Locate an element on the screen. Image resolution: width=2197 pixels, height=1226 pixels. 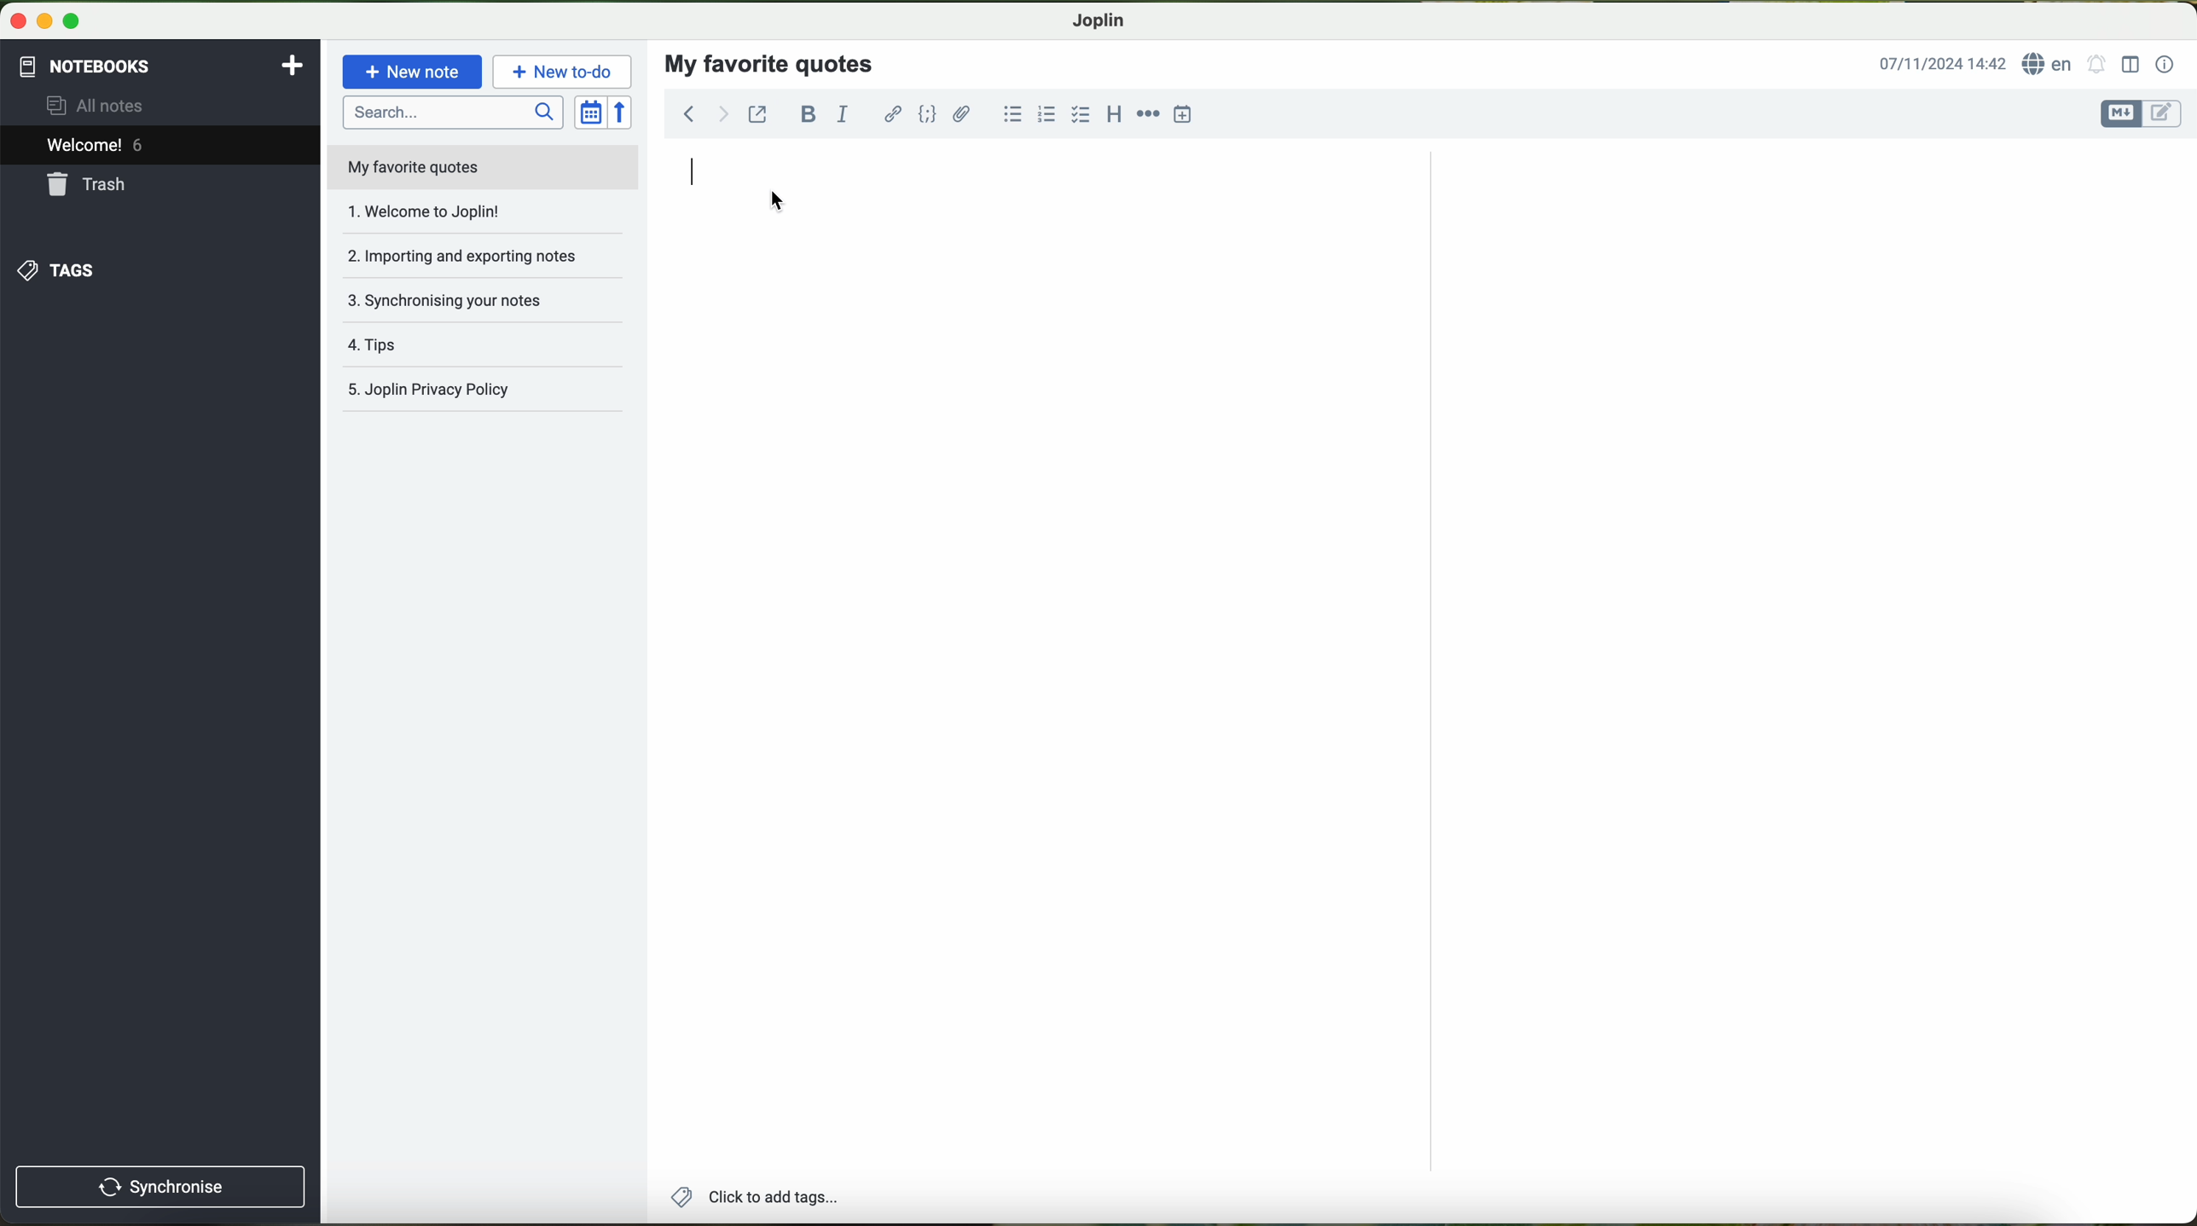
welcome to joplin is located at coordinates (464, 213).